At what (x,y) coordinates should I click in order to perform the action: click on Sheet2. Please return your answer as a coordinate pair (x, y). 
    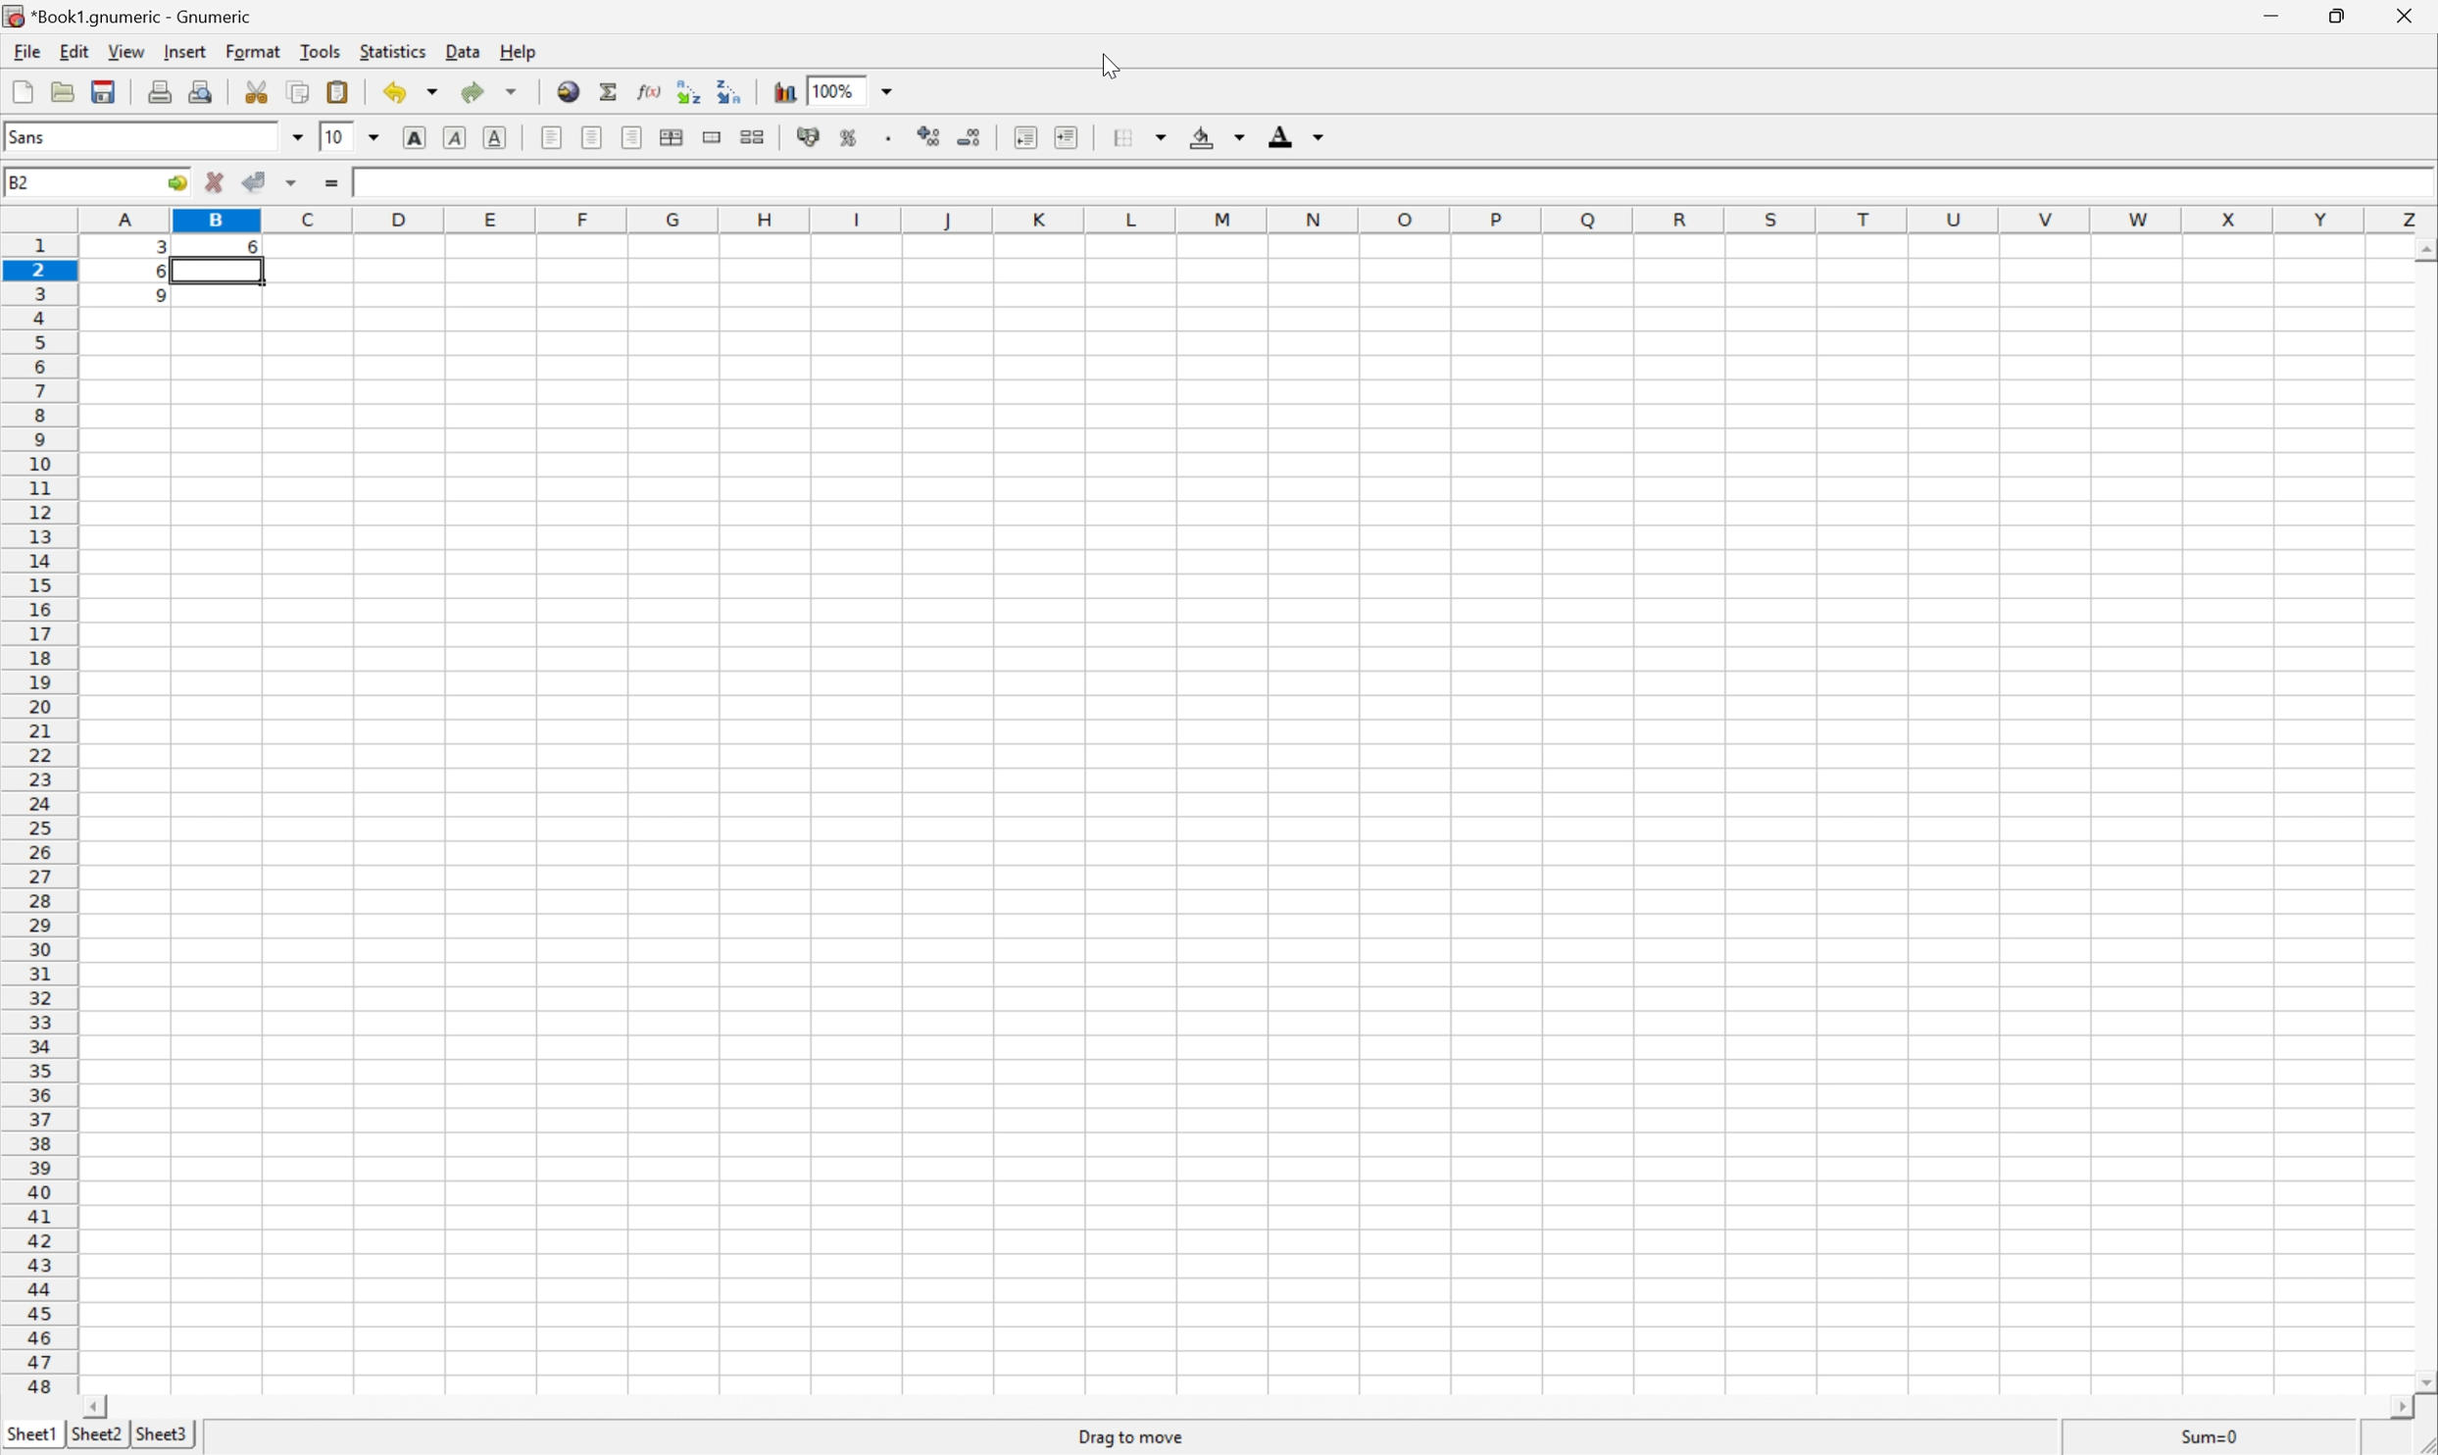
    Looking at the image, I should click on (96, 1433).